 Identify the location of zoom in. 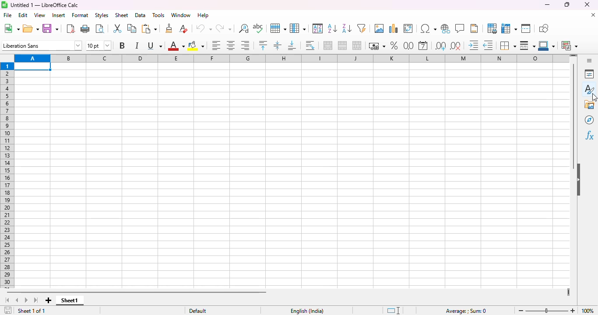
(573, 311).